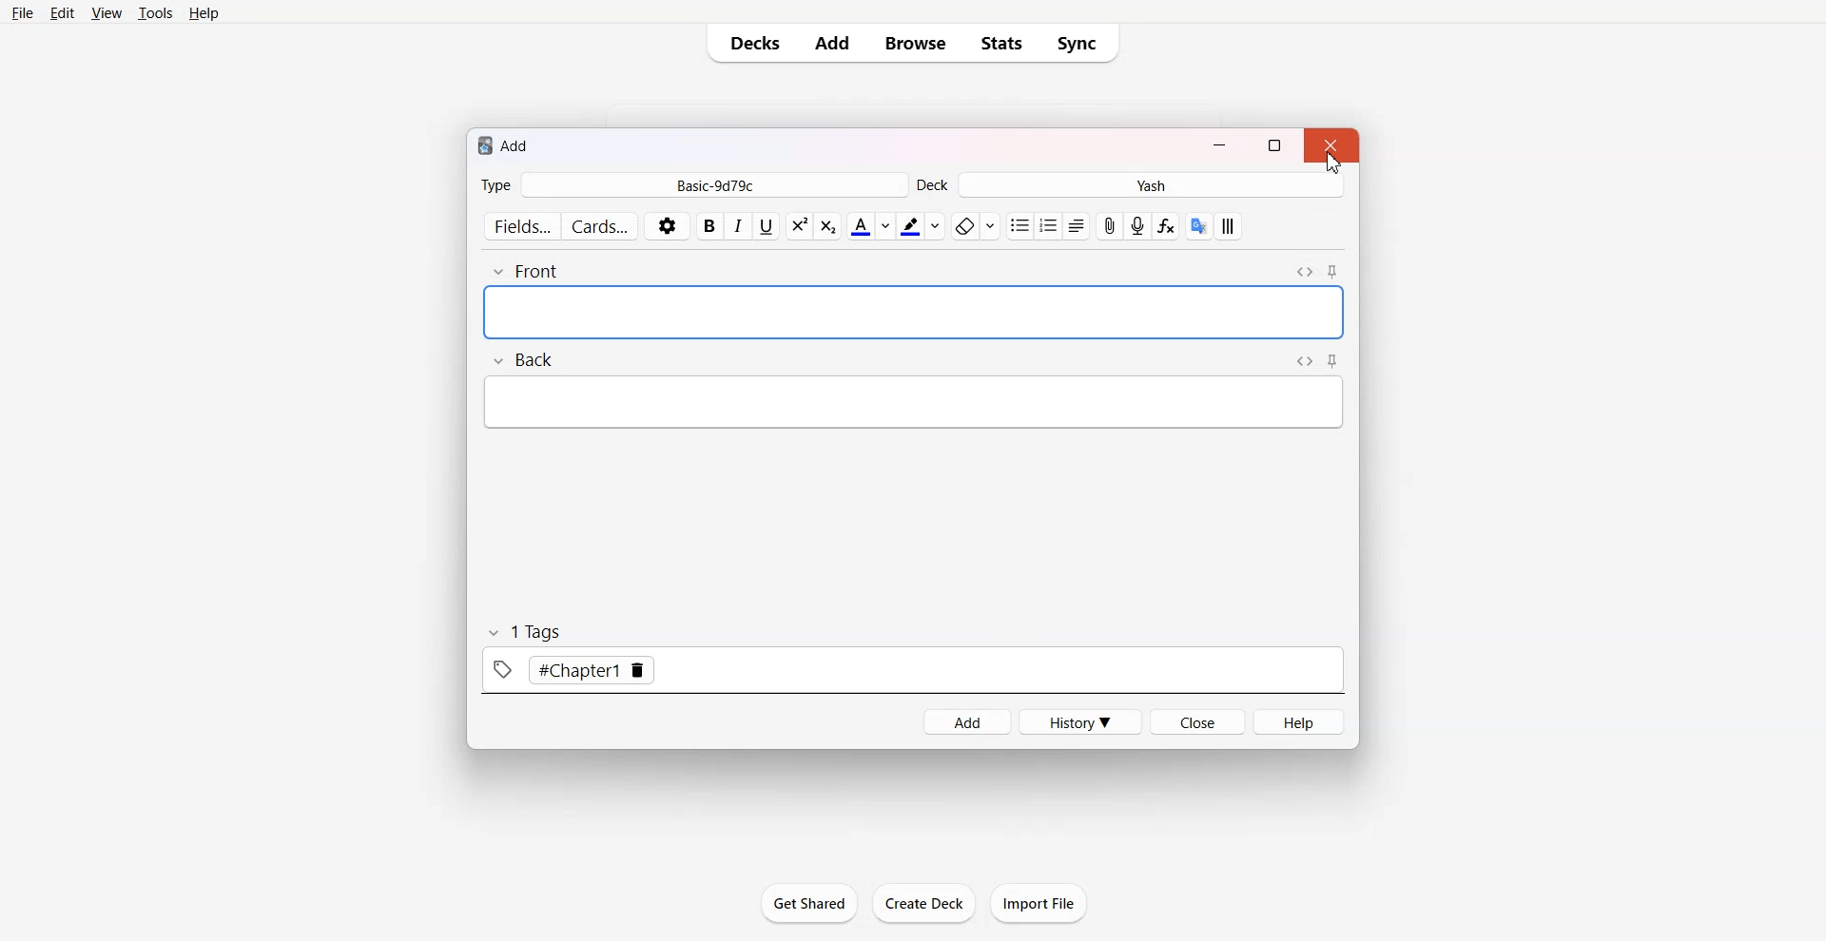 This screenshot has width=1826, height=941. Describe the element at coordinates (1298, 721) in the screenshot. I see `Help` at that location.